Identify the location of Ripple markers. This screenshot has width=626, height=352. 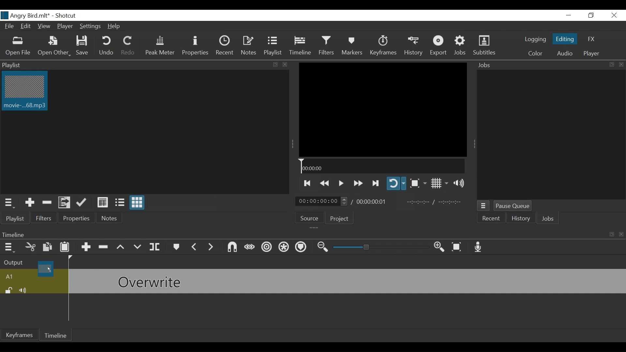
(302, 247).